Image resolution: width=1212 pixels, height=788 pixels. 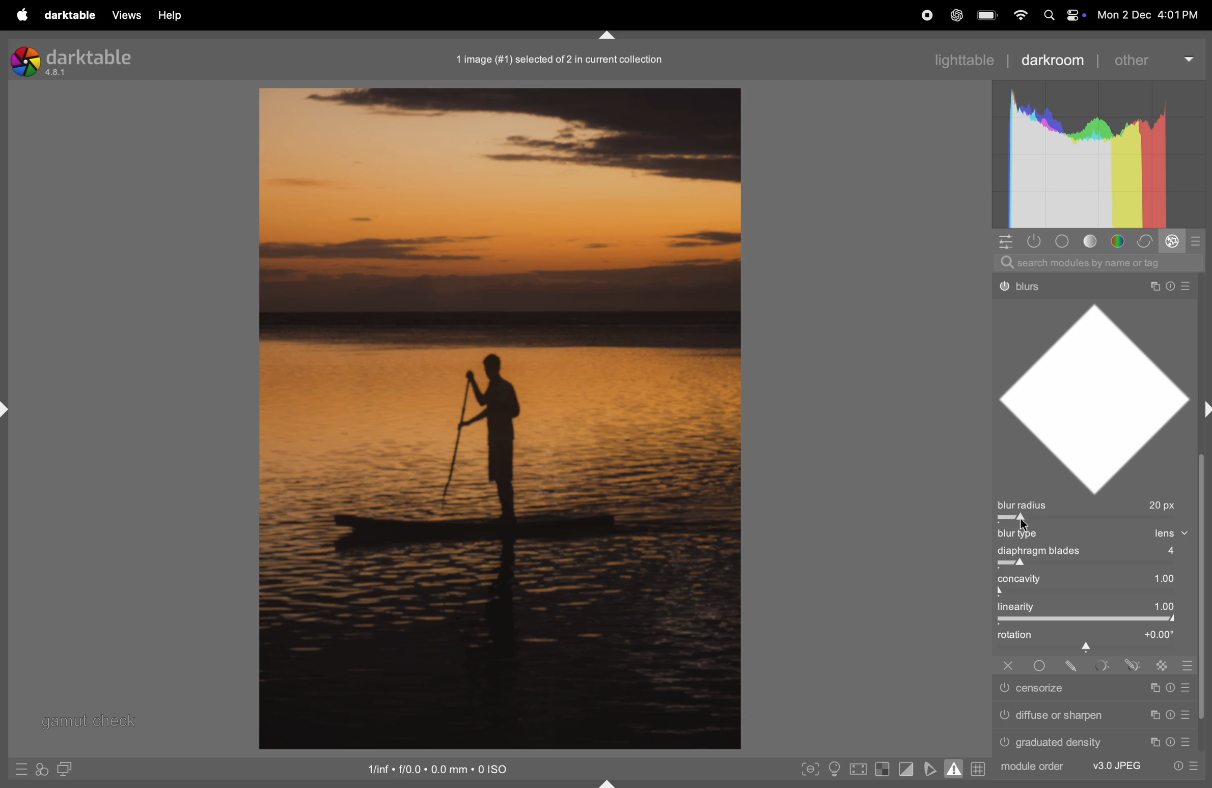 I want to click on toggle peak focusing mode, so click(x=810, y=770).